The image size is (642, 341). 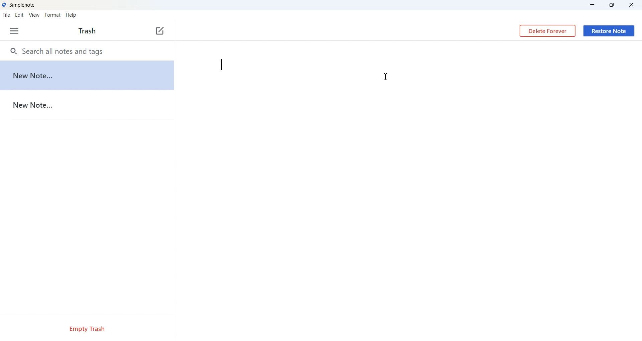 I want to click on File, so click(x=7, y=15).